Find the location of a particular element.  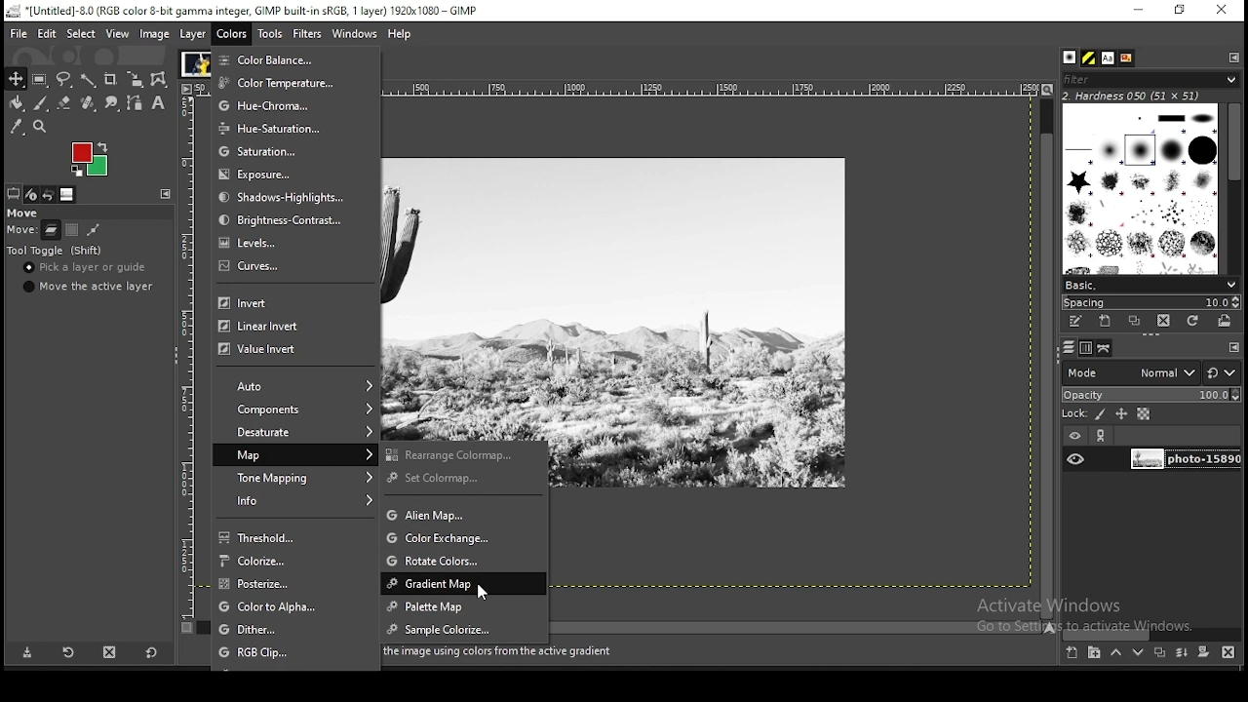

select is located at coordinates (82, 34).